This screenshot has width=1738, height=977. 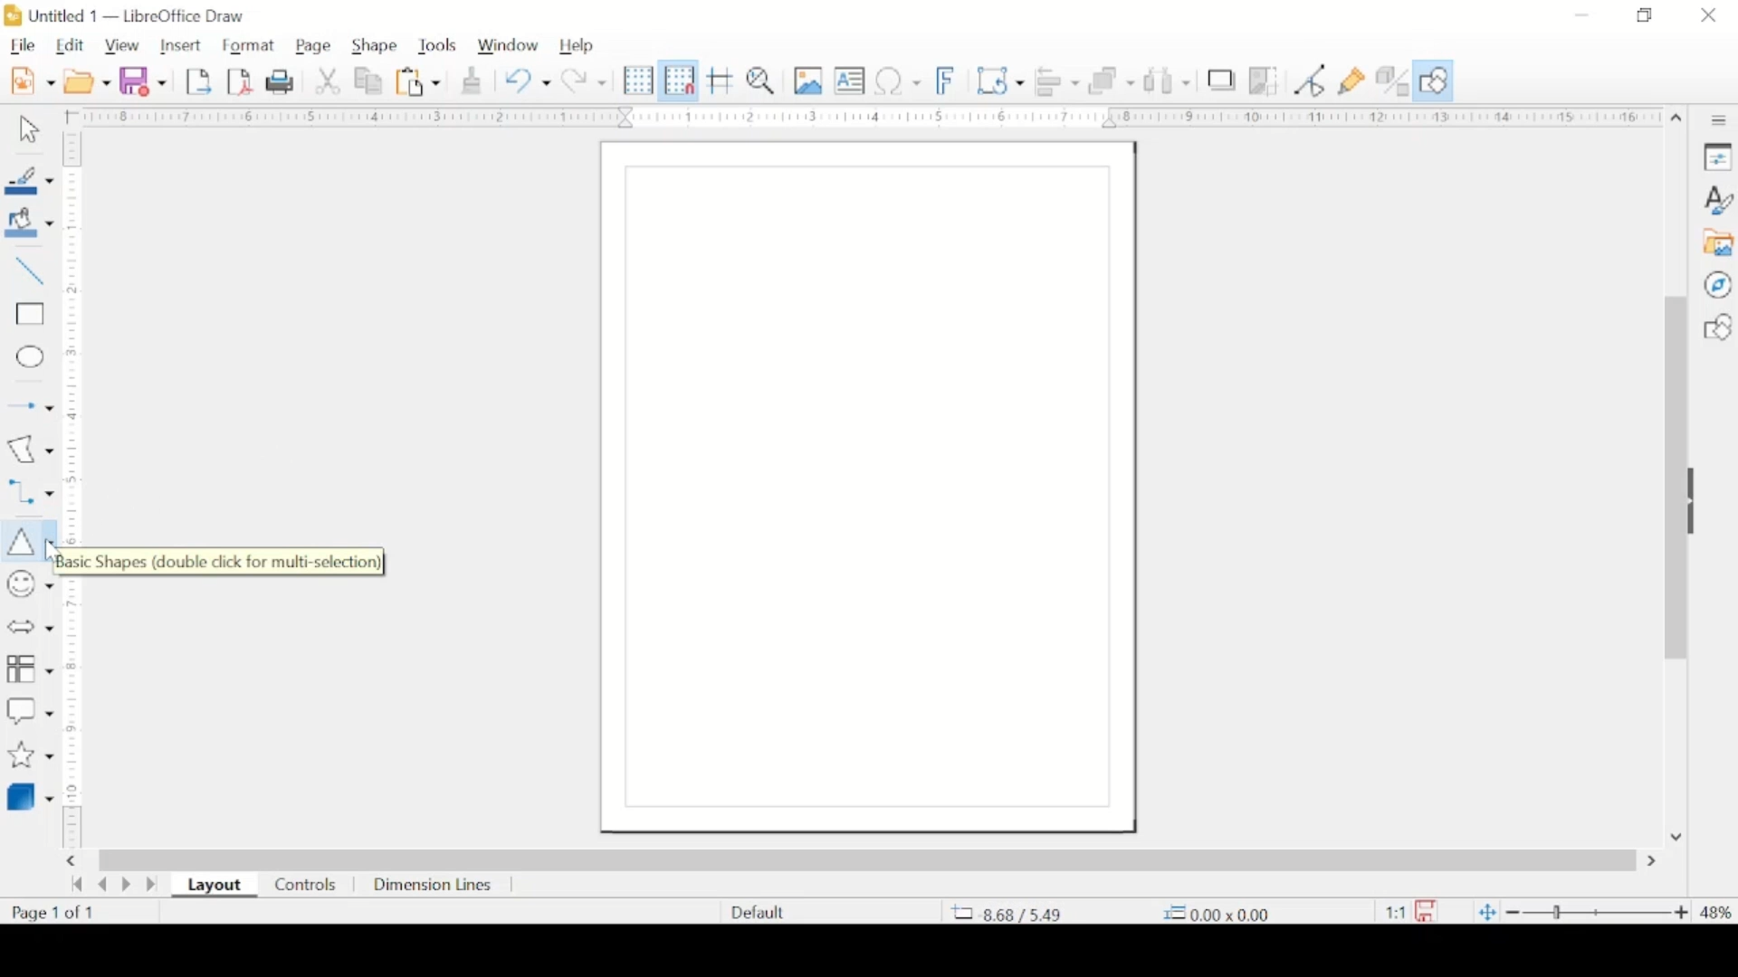 I want to click on shadow, so click(x=1223, y=80).